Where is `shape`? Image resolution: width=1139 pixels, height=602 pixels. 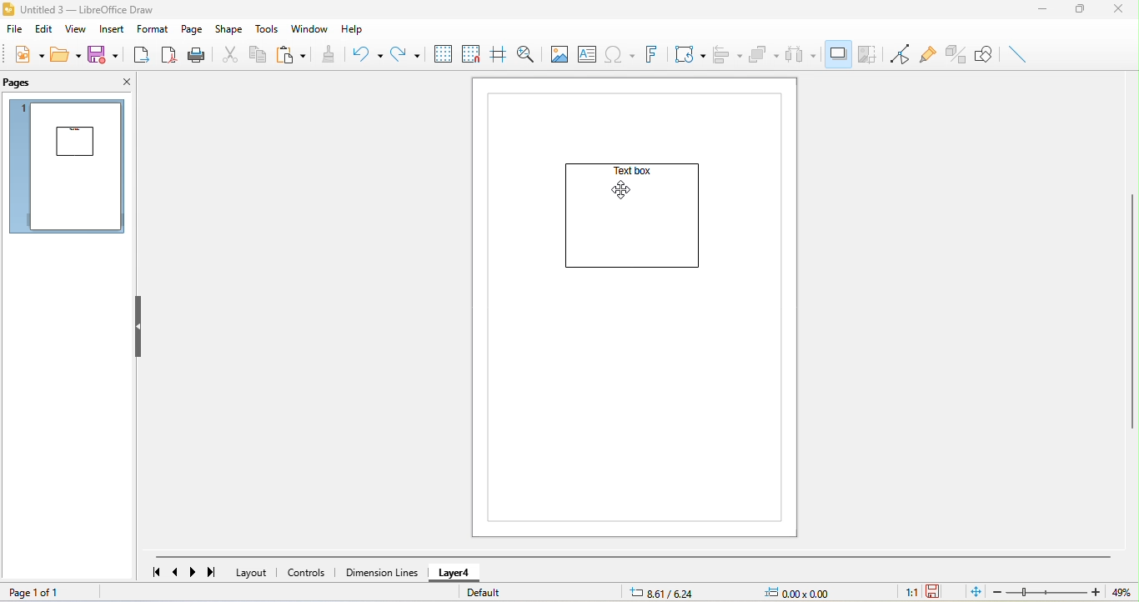
shape is located at coordinates (228, 28).